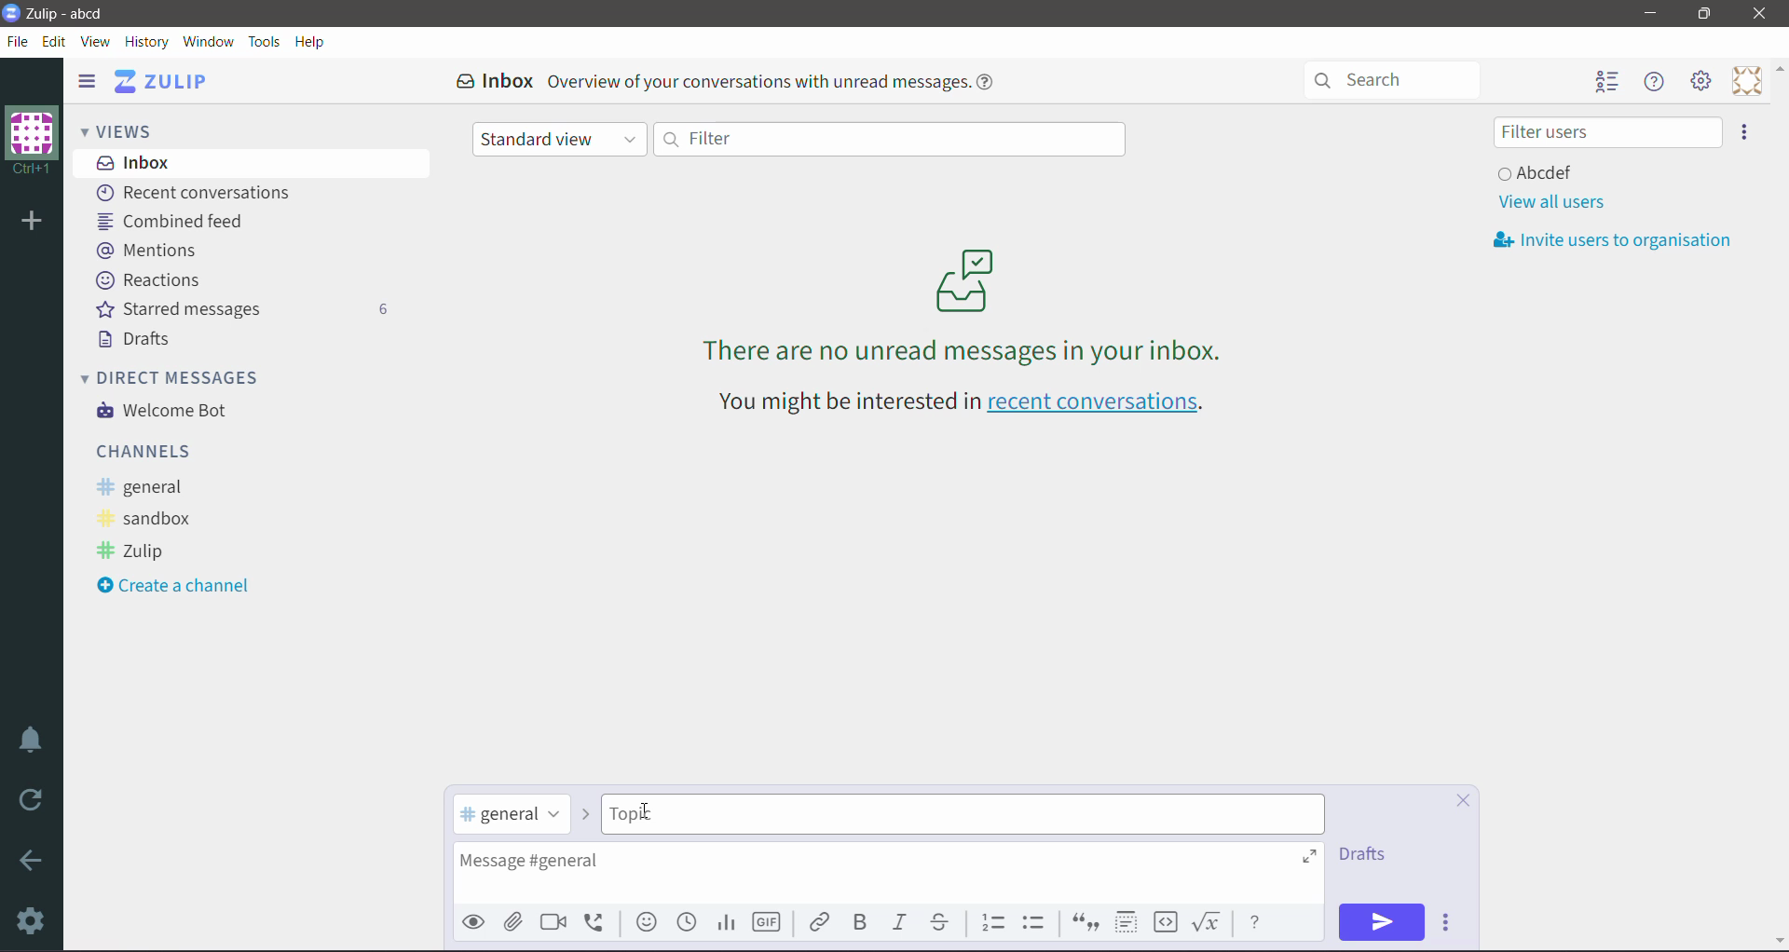 The image size is (1789, 952). I want to click on Application Logo, so click(11, 11).